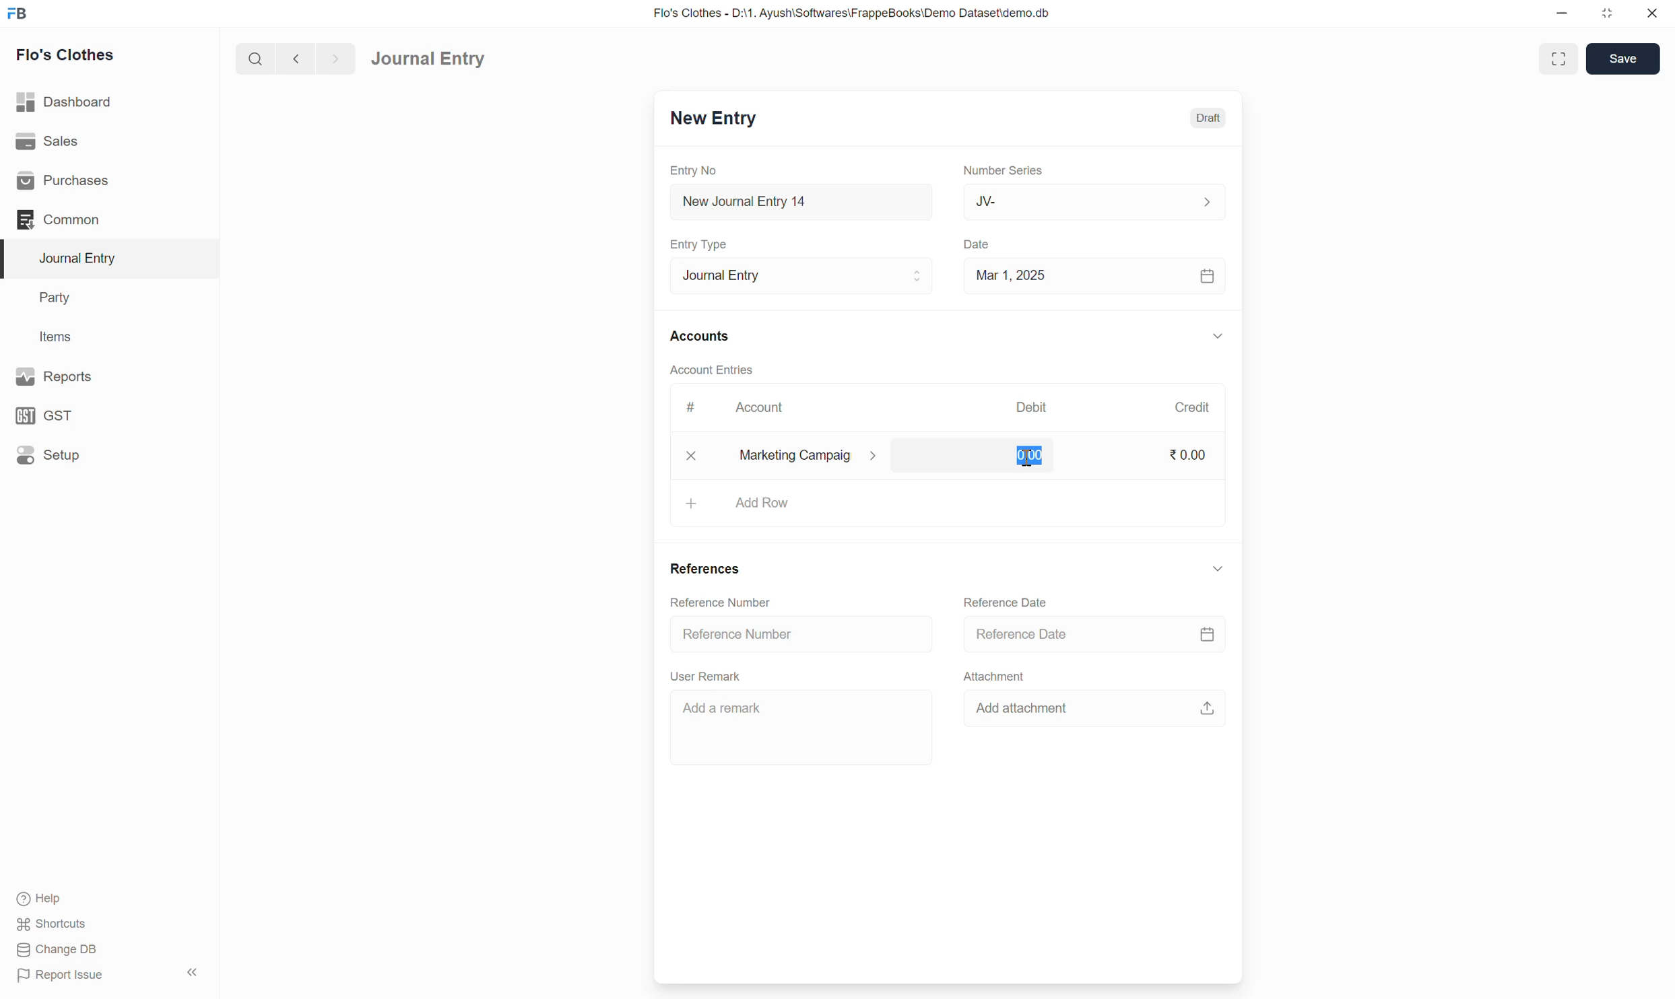 The width and height of the screenshot is (1675, 999). I want to click on Items, so click(55, 336).